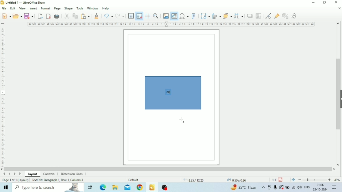 The width and height of the screenshot is (342, 192). I want to click on Horizontal scrollbar, so click(168, 169).